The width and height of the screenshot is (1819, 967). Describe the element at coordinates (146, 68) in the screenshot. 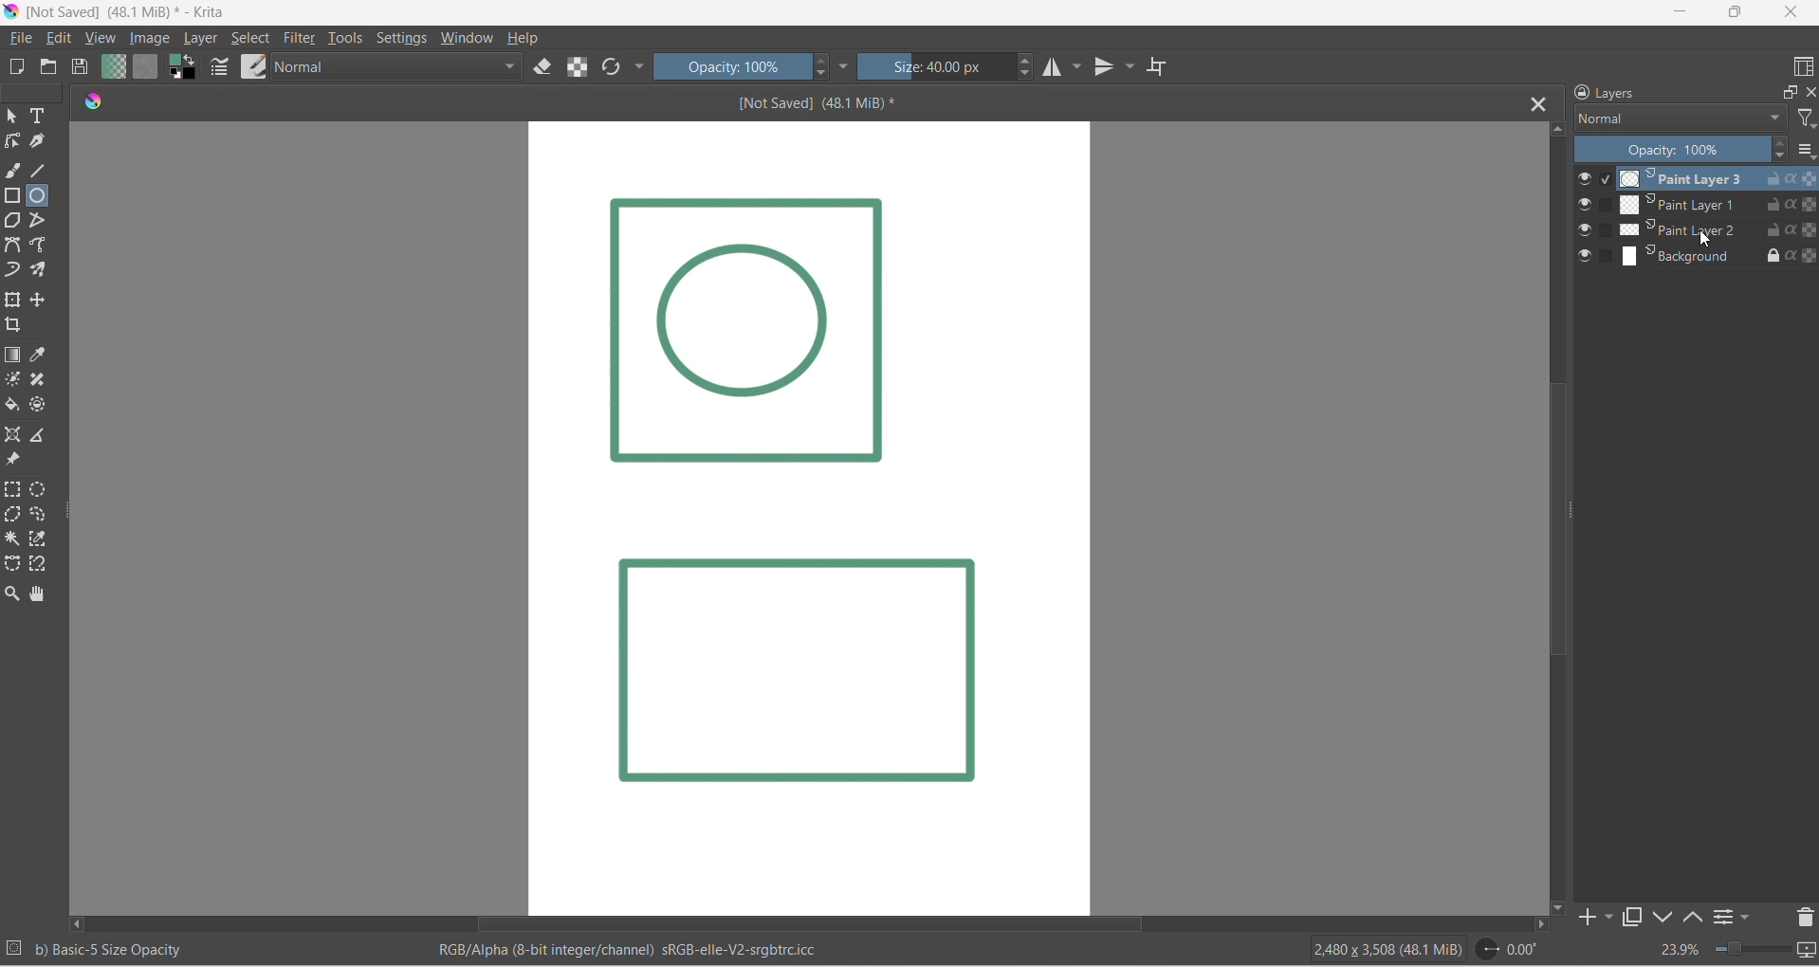

I see `fill patterns` at that location.